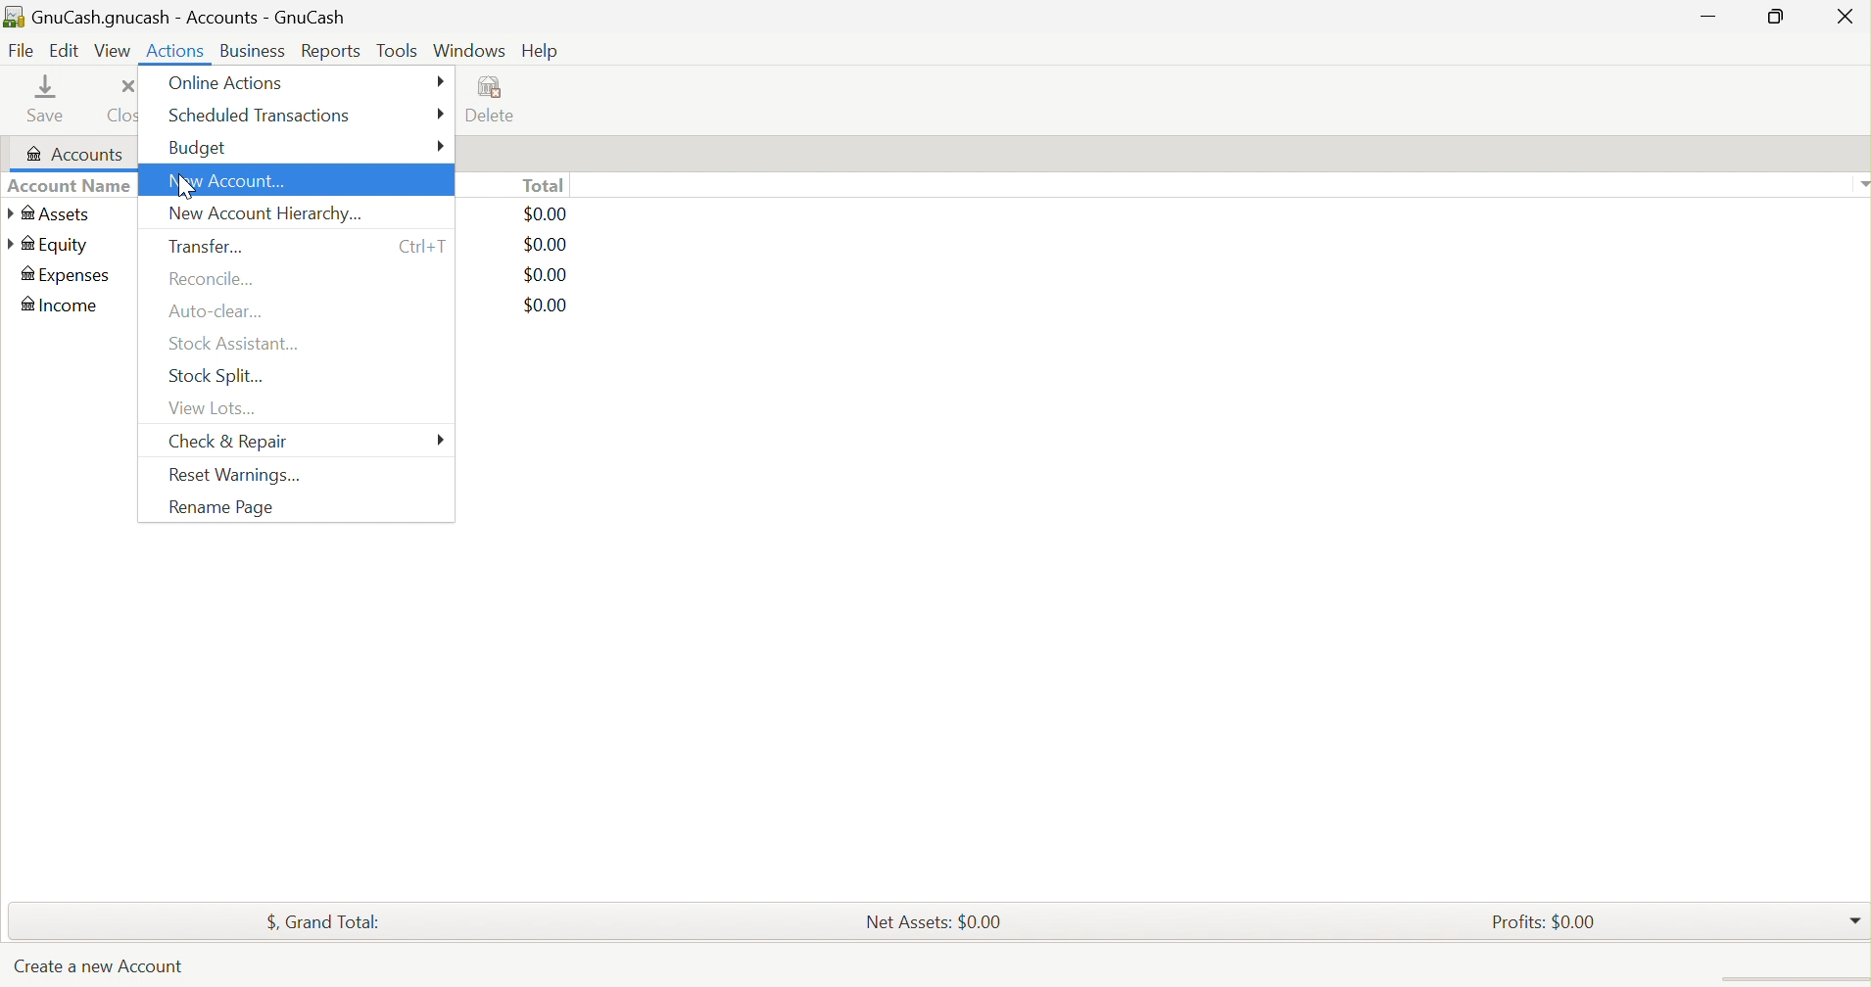 This screenshot has width=1871, height=987. Describe the element at coordinates (208, 247) in the screenshot. I see `Transfer...` at that location.